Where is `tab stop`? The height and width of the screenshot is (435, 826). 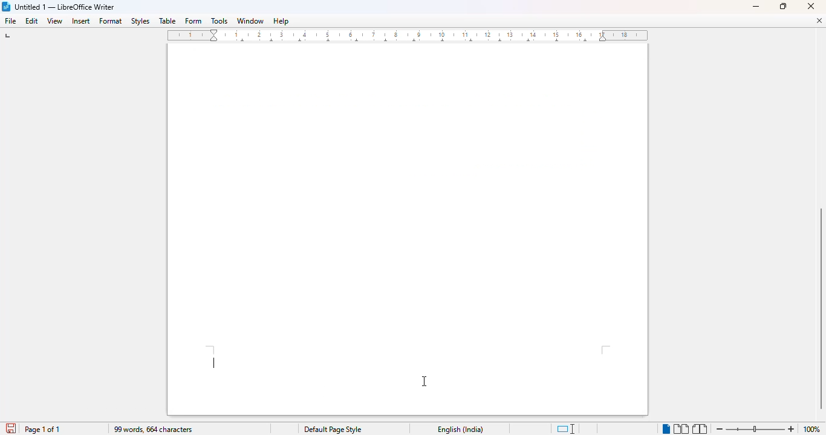 tab stop is located at coordinates (9, 37).